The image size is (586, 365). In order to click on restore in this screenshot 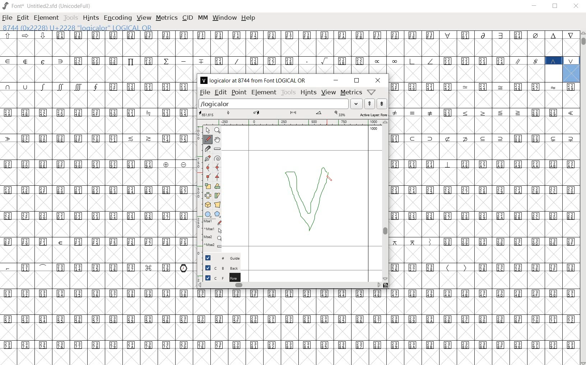, I will do `click(357, 81)`.